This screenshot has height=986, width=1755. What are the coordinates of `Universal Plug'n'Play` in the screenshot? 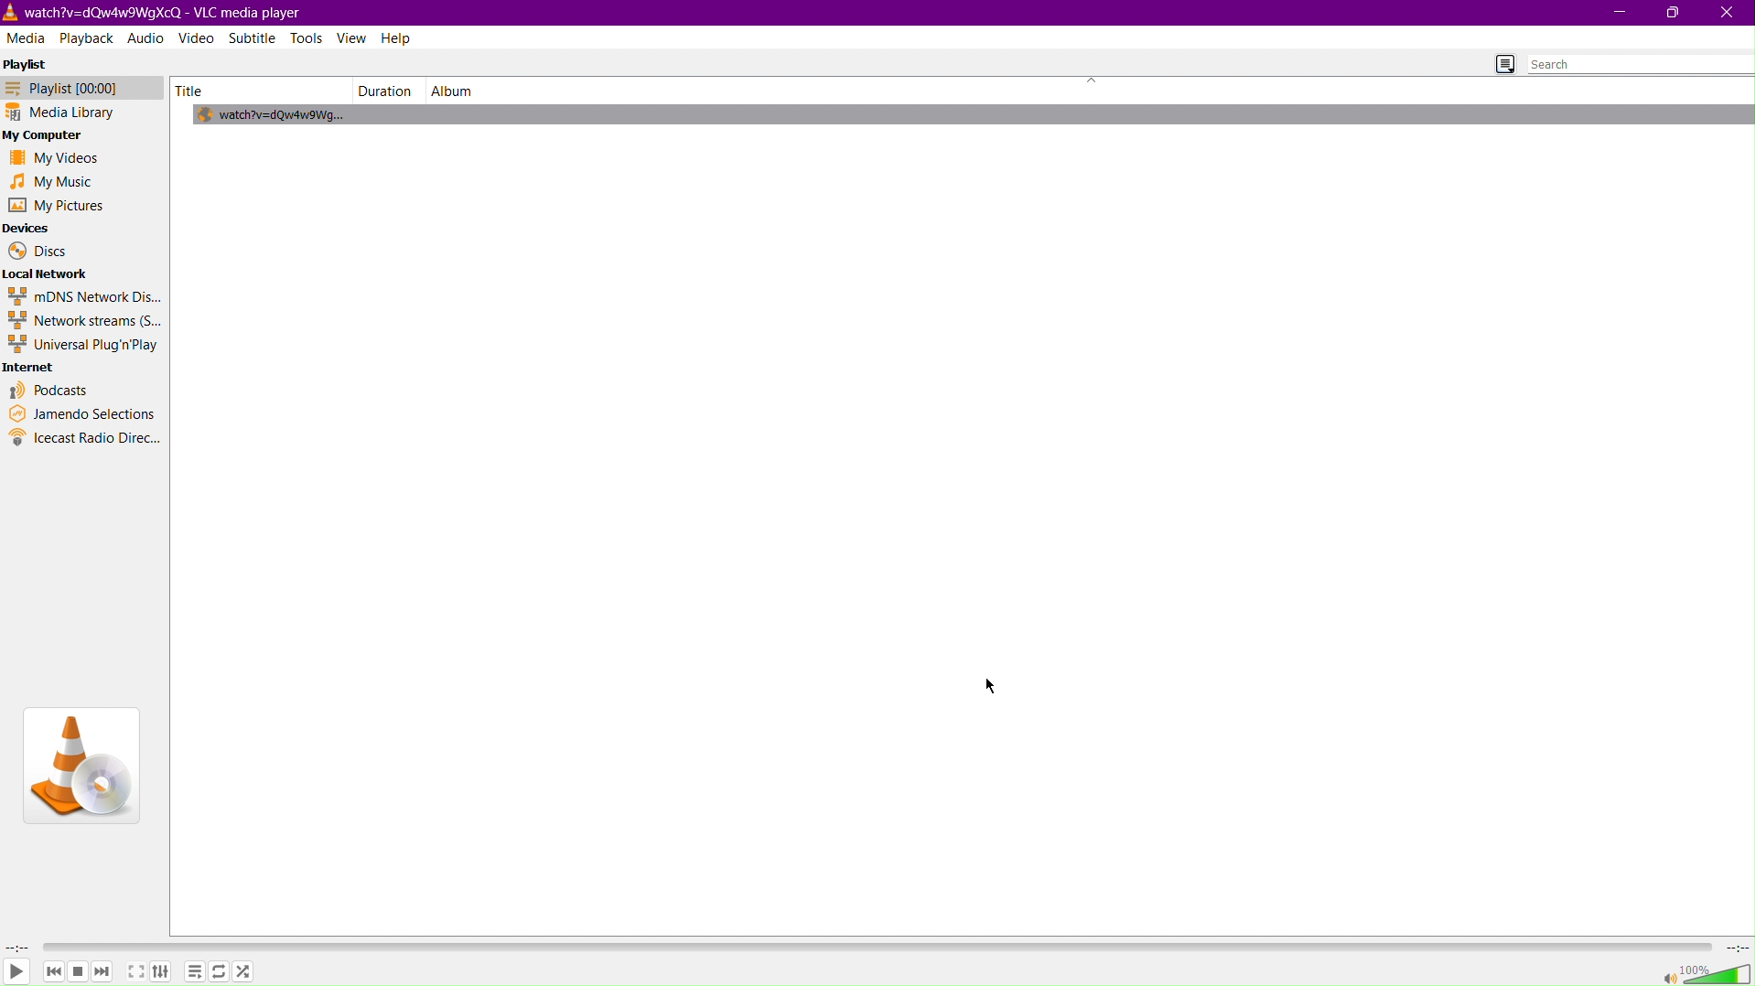 It's located at (84, 347).